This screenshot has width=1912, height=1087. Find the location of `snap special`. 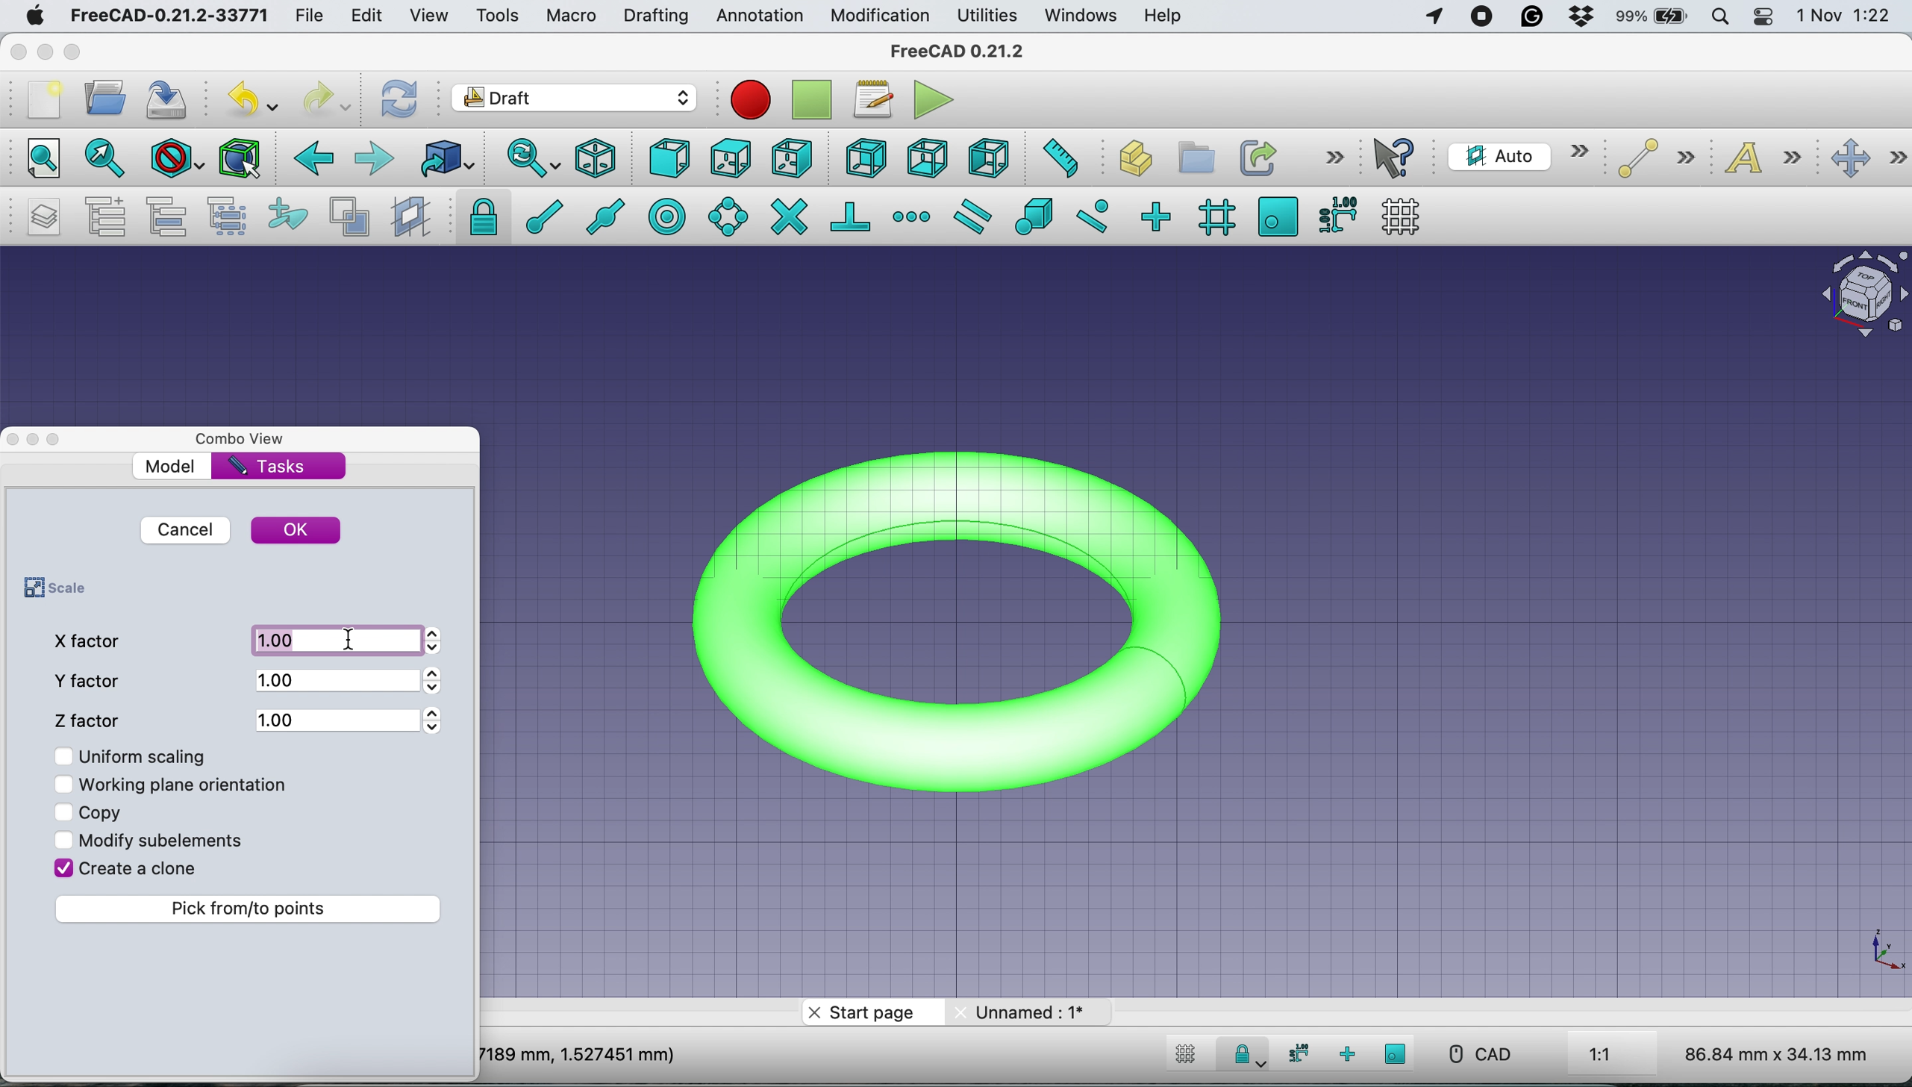

snap special is located at coordinates (1035, 217).